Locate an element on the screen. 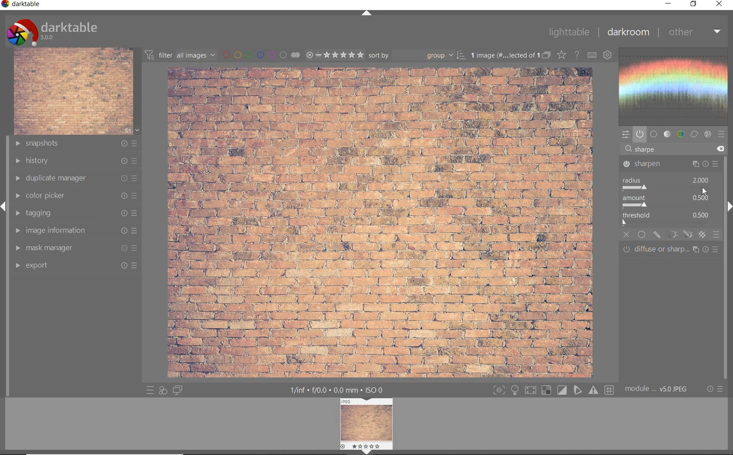 The width and height of the screenshot is (733, 455). correct  is located at coordinates (694, 134).